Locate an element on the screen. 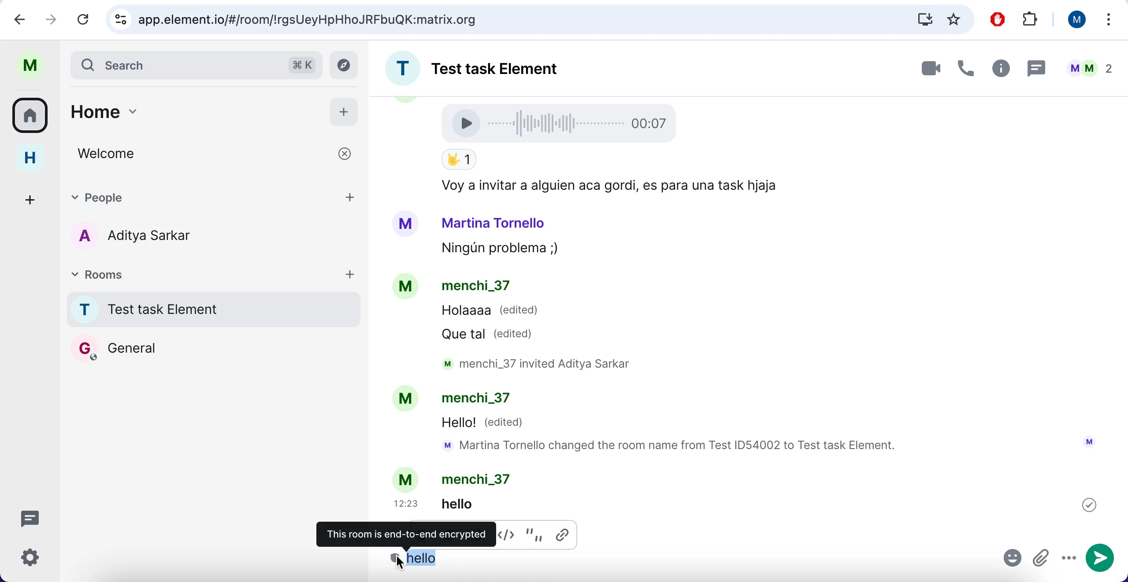 Image resolution: width=1128 pixels, height=582 pixels. quote is located at coordinates (536, 533).